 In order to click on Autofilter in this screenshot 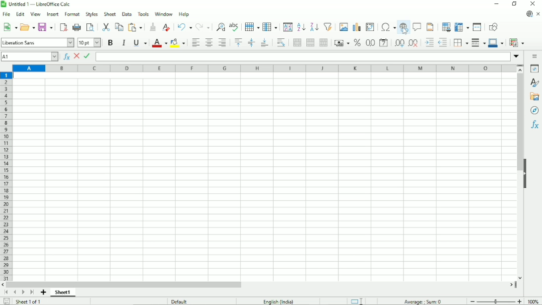, I will do `click(328, 26)`.